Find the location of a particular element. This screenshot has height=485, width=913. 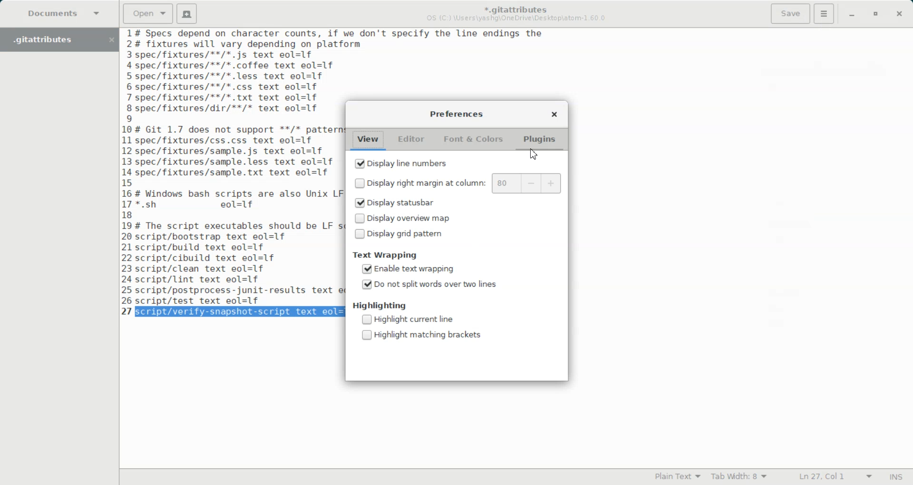

Enable text wrapping is located at coordinates (408, 269).